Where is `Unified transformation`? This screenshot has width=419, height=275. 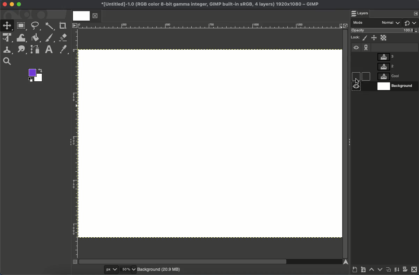 Unified transformation is located at coordinates (8, 38).